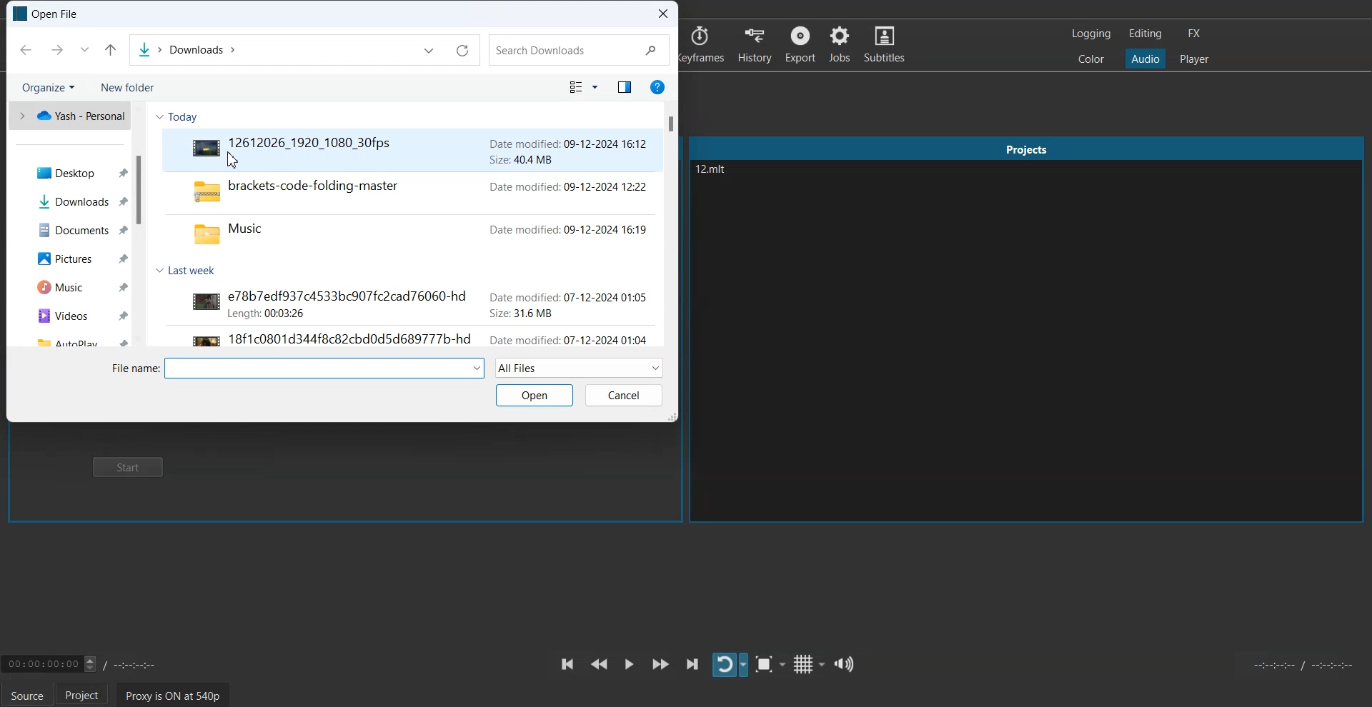 The height and width of the screenshot is (707, 1372). Describe the element at coordinates (802, 44) in the screenshot. I see `Export` at that location.